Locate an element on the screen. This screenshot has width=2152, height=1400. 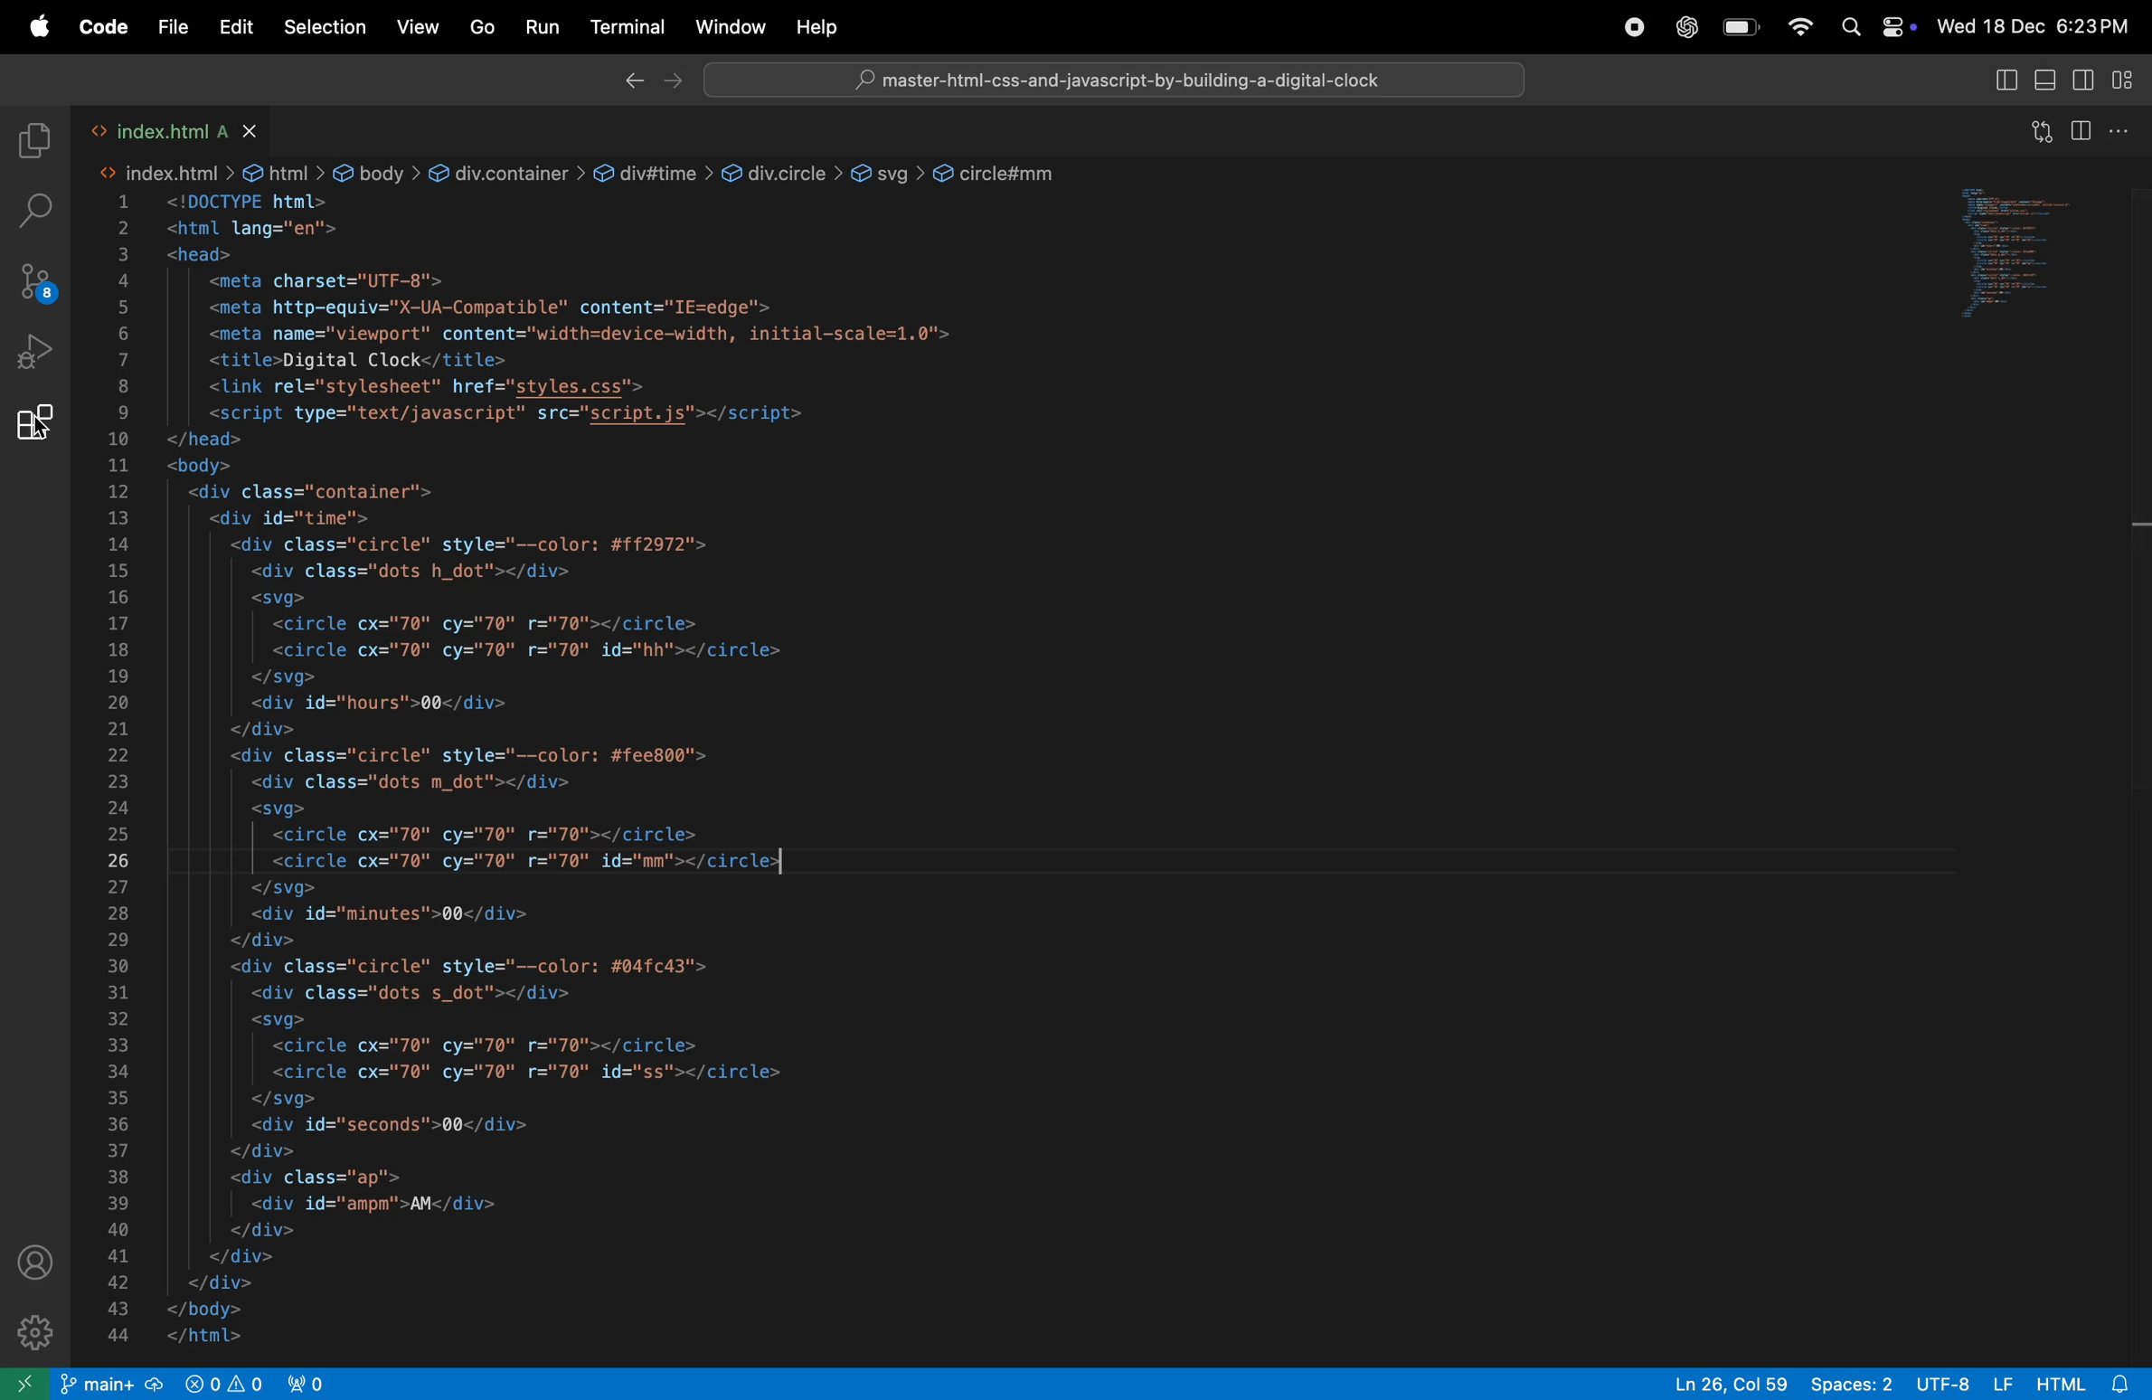
utf 8 is located at coordinates (1961, 1385).